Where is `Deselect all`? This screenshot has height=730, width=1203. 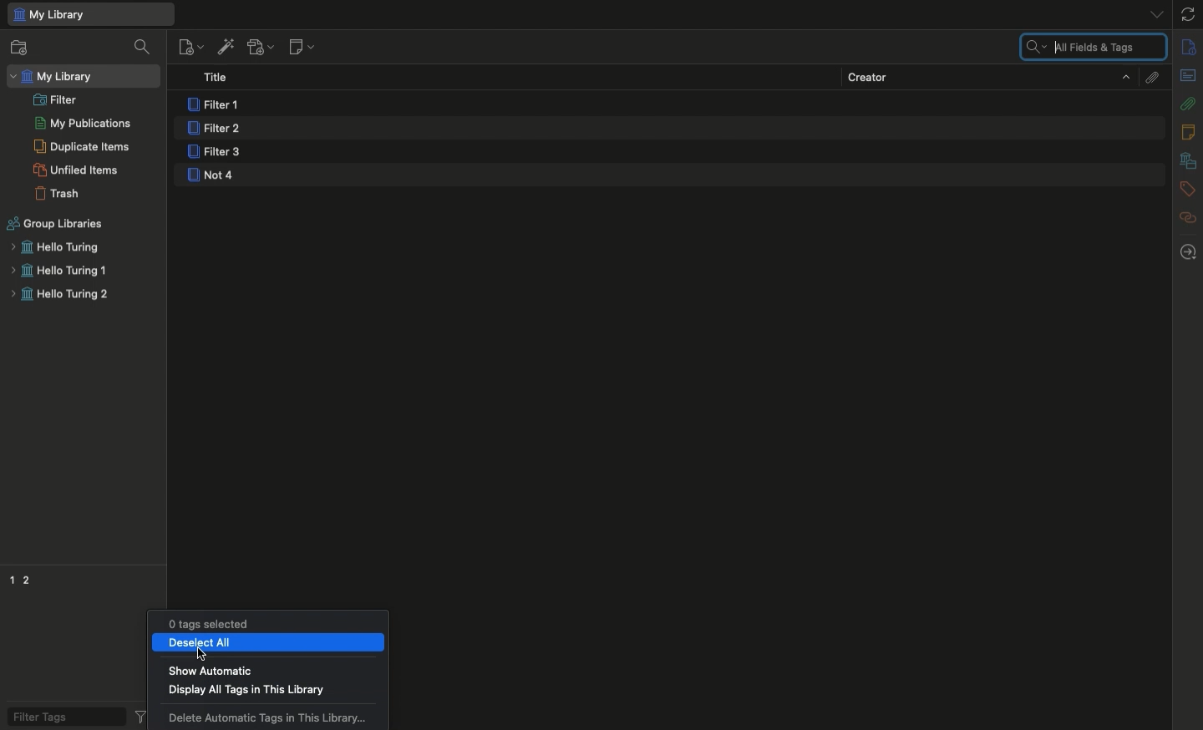
Deselect all is located at coordinates (269, 645).